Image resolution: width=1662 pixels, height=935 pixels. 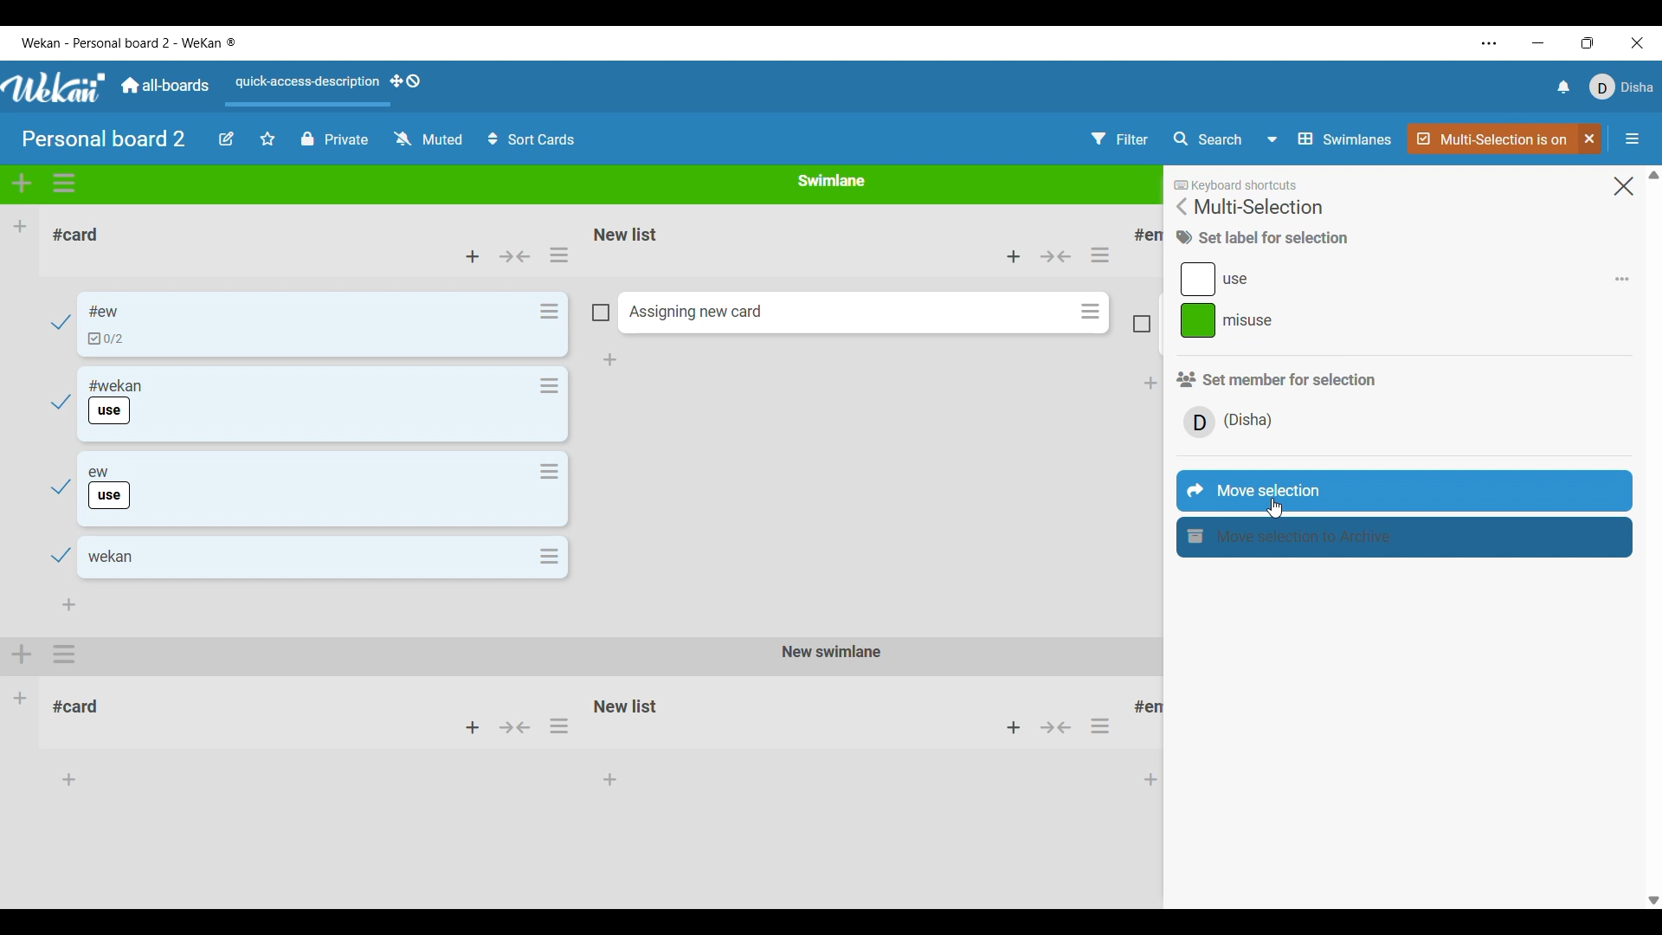 What do you see at coordinates (55, 437) in the screenshot?
I see `Checkmarks indicate cards have been selected` at bounding box center [55, 437].